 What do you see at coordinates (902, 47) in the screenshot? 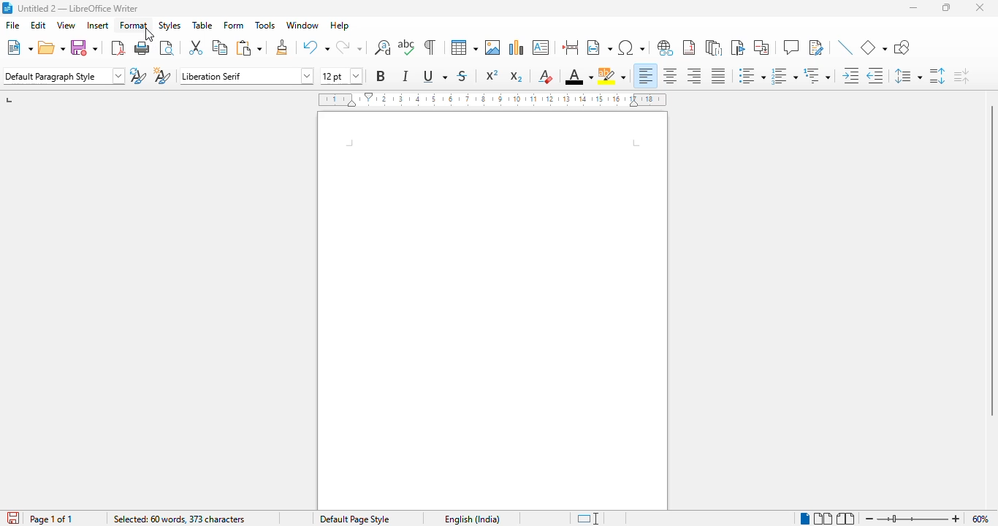
I see `show draw functions` at bounding box center [902, 47].